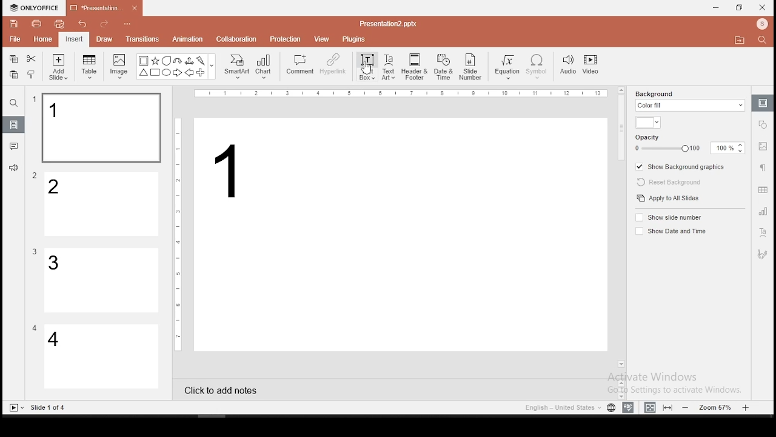  I want to click on undo, so click(82, 25).